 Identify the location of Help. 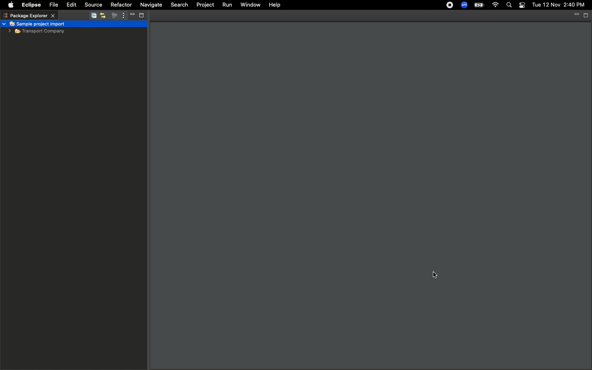
(275, 5).